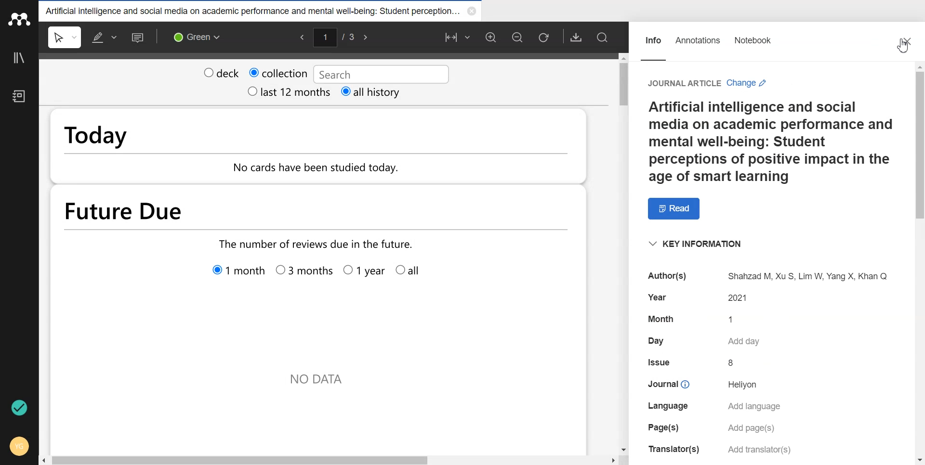 The image size is (925, 465). Describe the element at coordinates (221, 72) in the screenshot. I see `deck` at that location.